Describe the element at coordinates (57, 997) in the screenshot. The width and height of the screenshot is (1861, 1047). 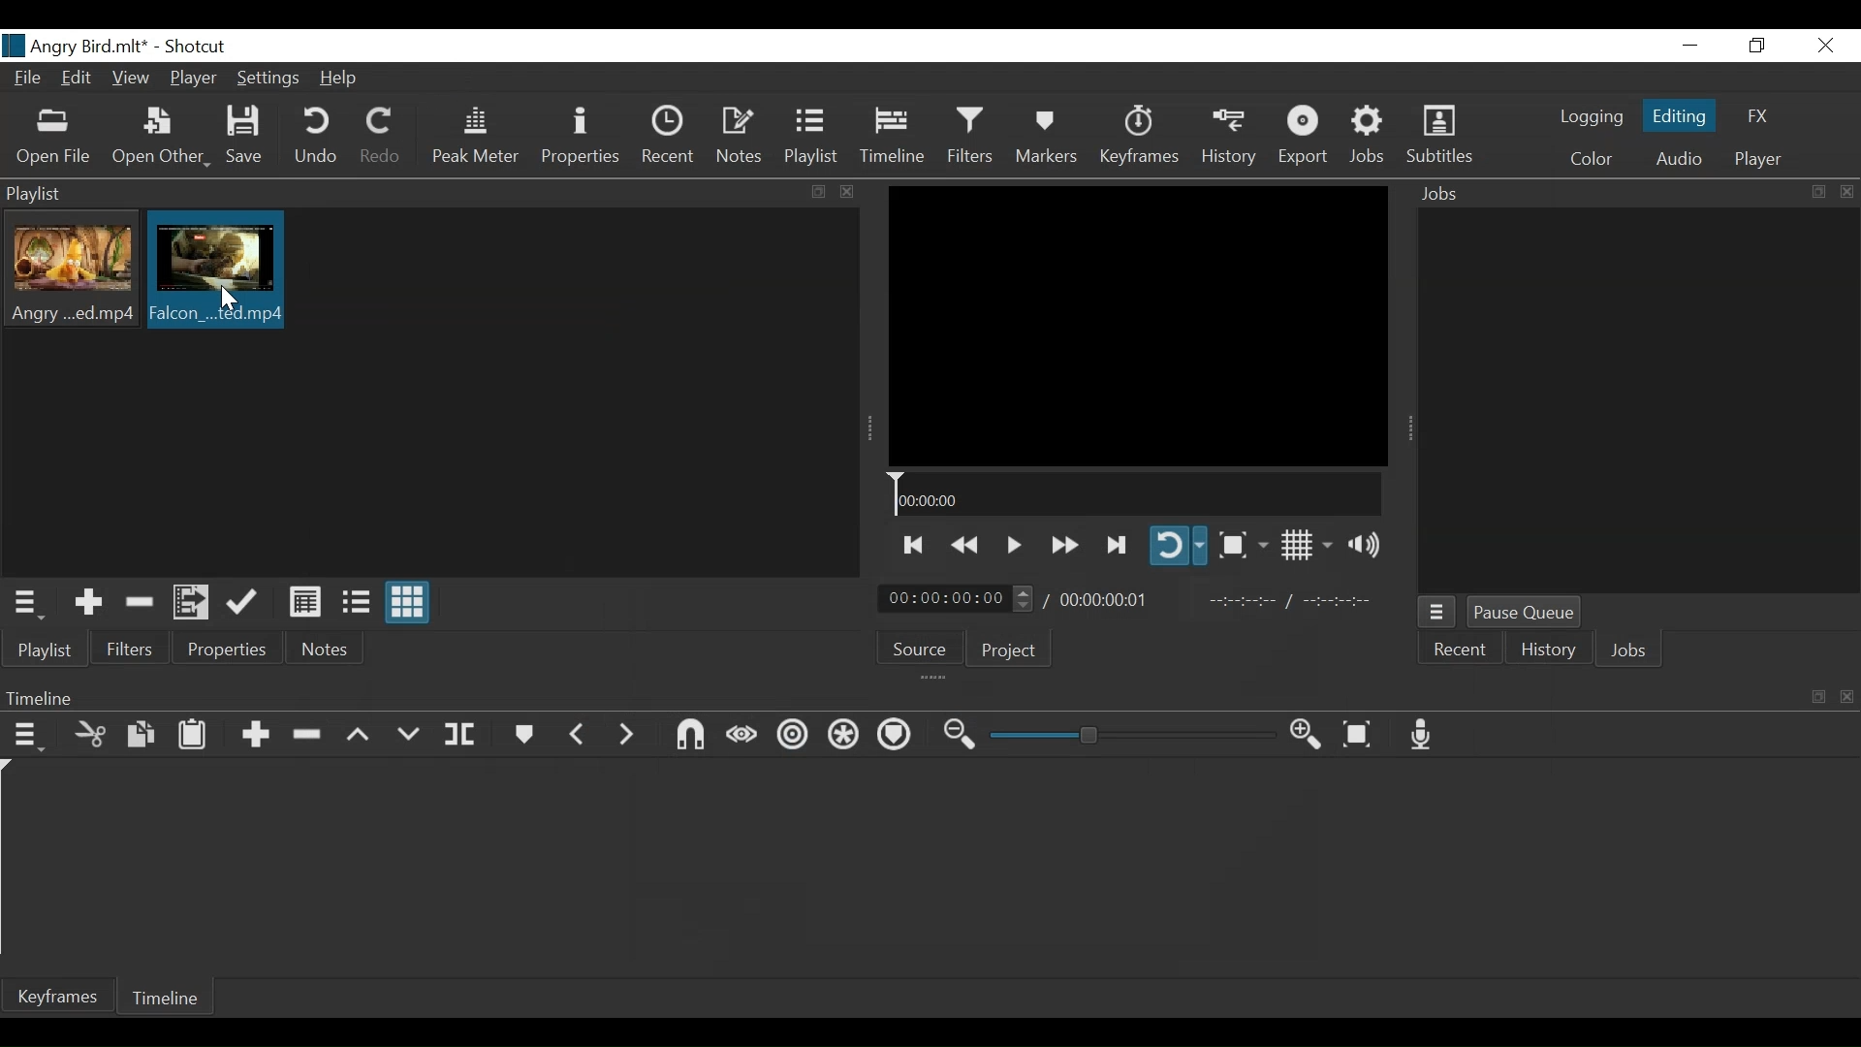
I see `Keyframe` at that location.